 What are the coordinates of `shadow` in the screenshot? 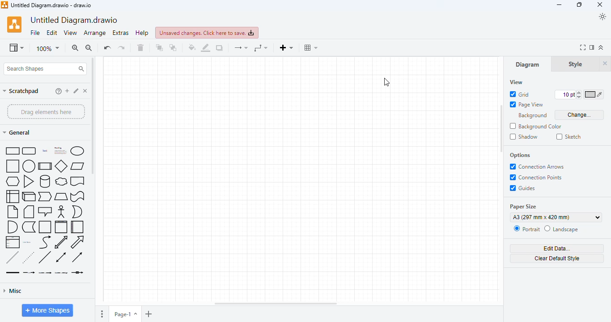 It's located at (524, 136).